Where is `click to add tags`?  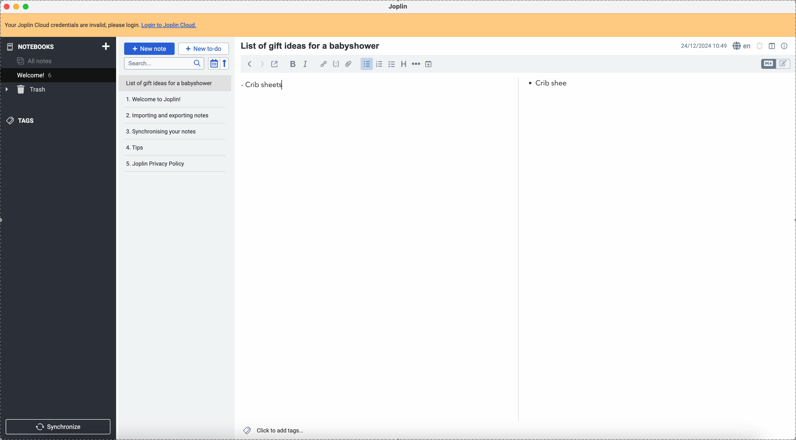 click to add tags is located at coordinates (274, 430).